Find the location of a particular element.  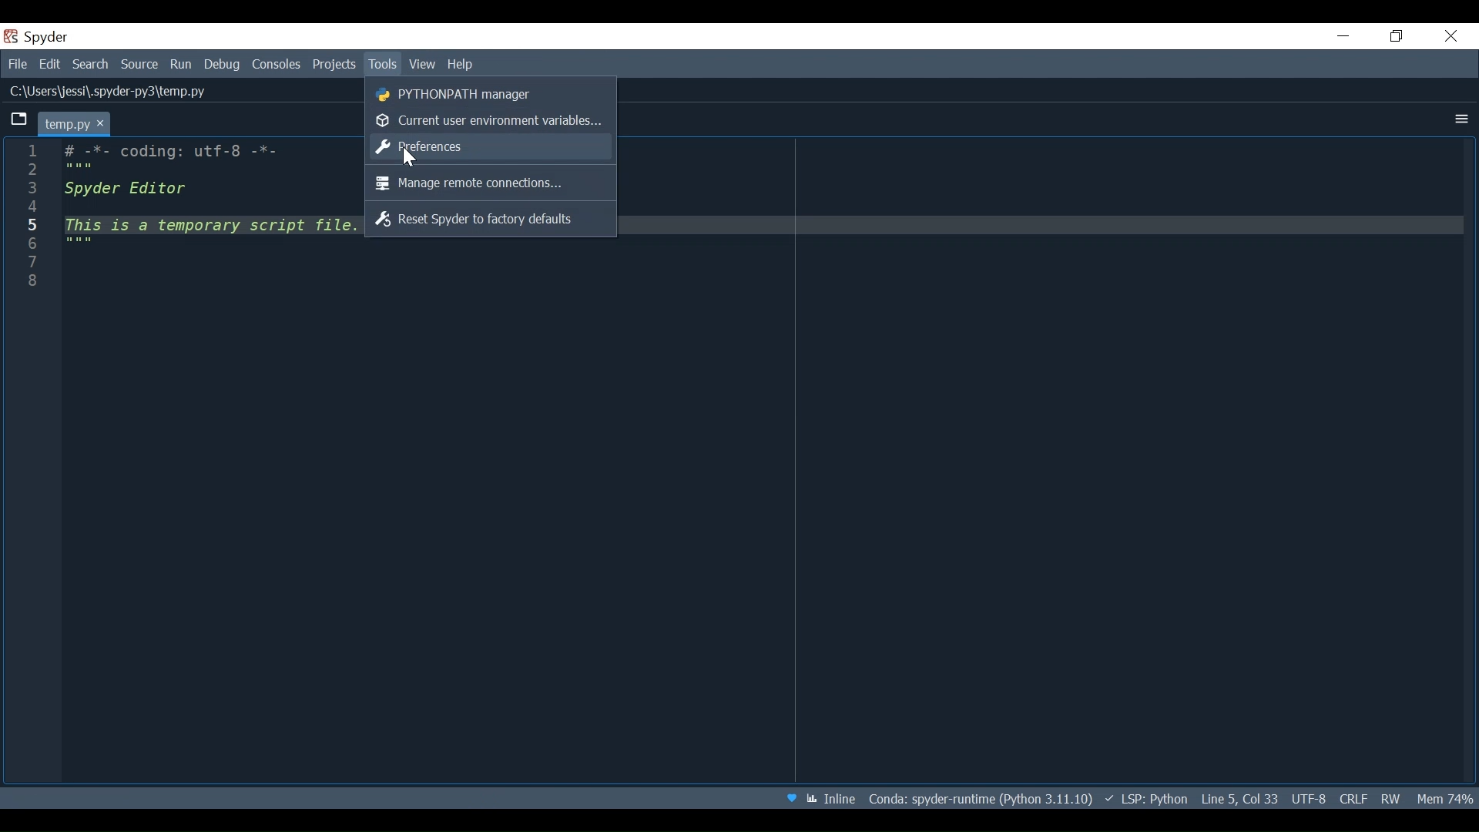

Memory Usage is located at coordinates (1444, 799).